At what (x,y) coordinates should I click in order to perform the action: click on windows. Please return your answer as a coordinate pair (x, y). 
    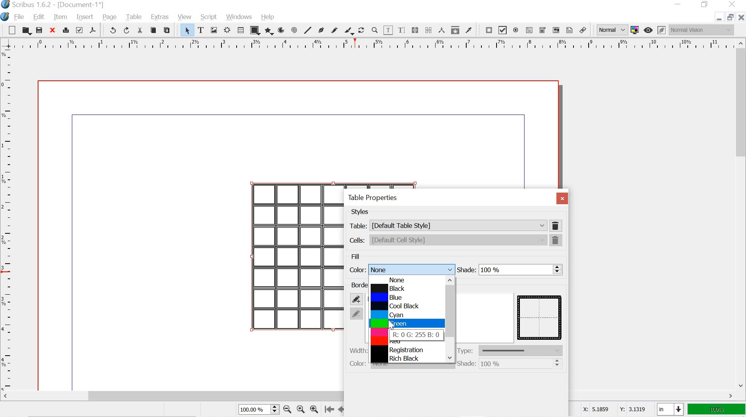
    Looking at the image, I should click on (240, 17).